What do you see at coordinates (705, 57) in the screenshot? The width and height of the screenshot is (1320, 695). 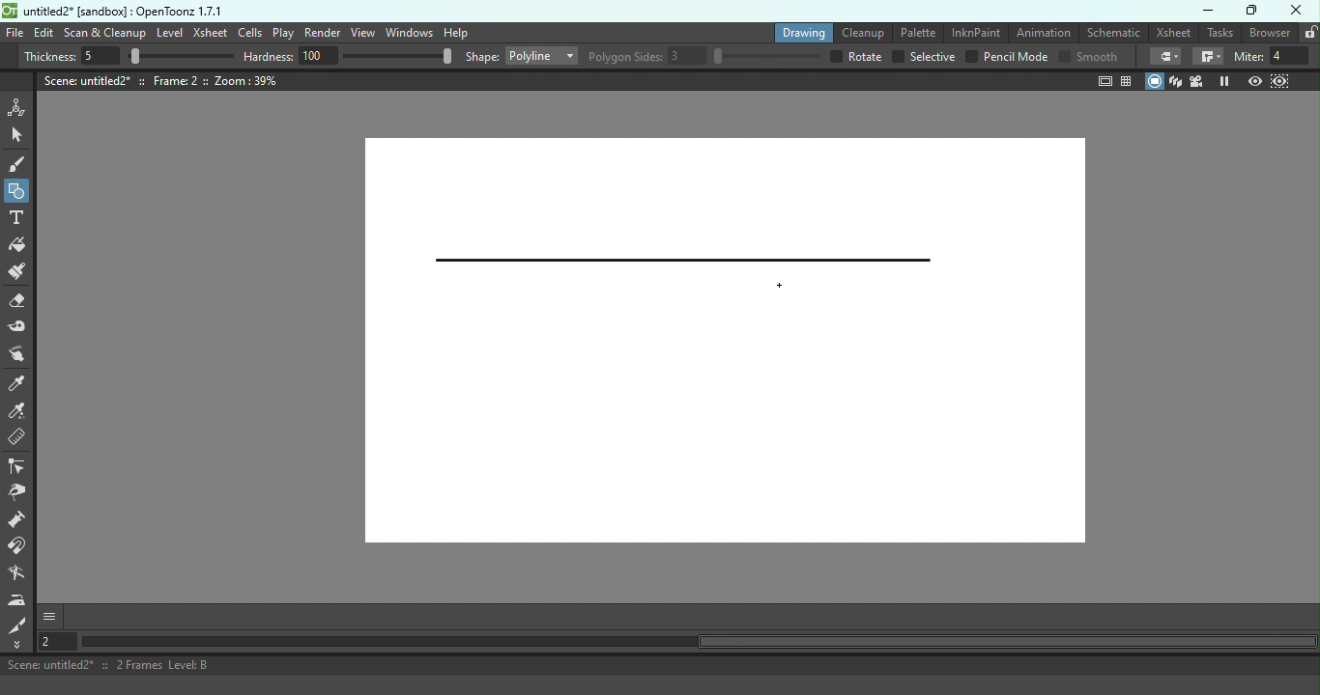 I see `Polygon Sides` at bounding box center [705, 57].